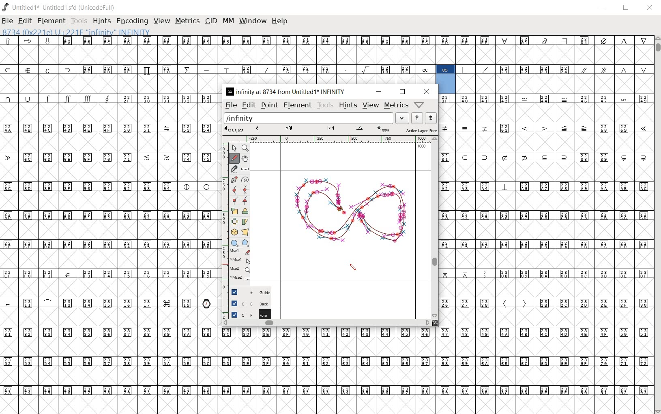 Image resolution: width=661 pixels, height=414 pixels. I want to click on cid, so click(211, 21).